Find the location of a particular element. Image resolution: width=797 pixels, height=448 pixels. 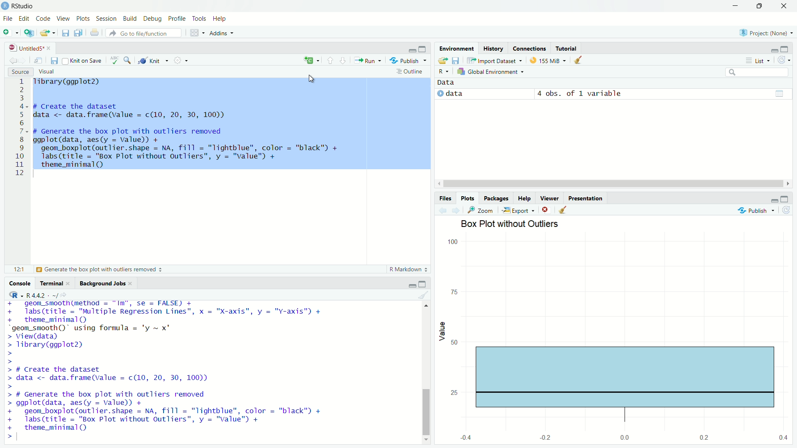

®r Publish ~ is located at coordinates (409, 61).